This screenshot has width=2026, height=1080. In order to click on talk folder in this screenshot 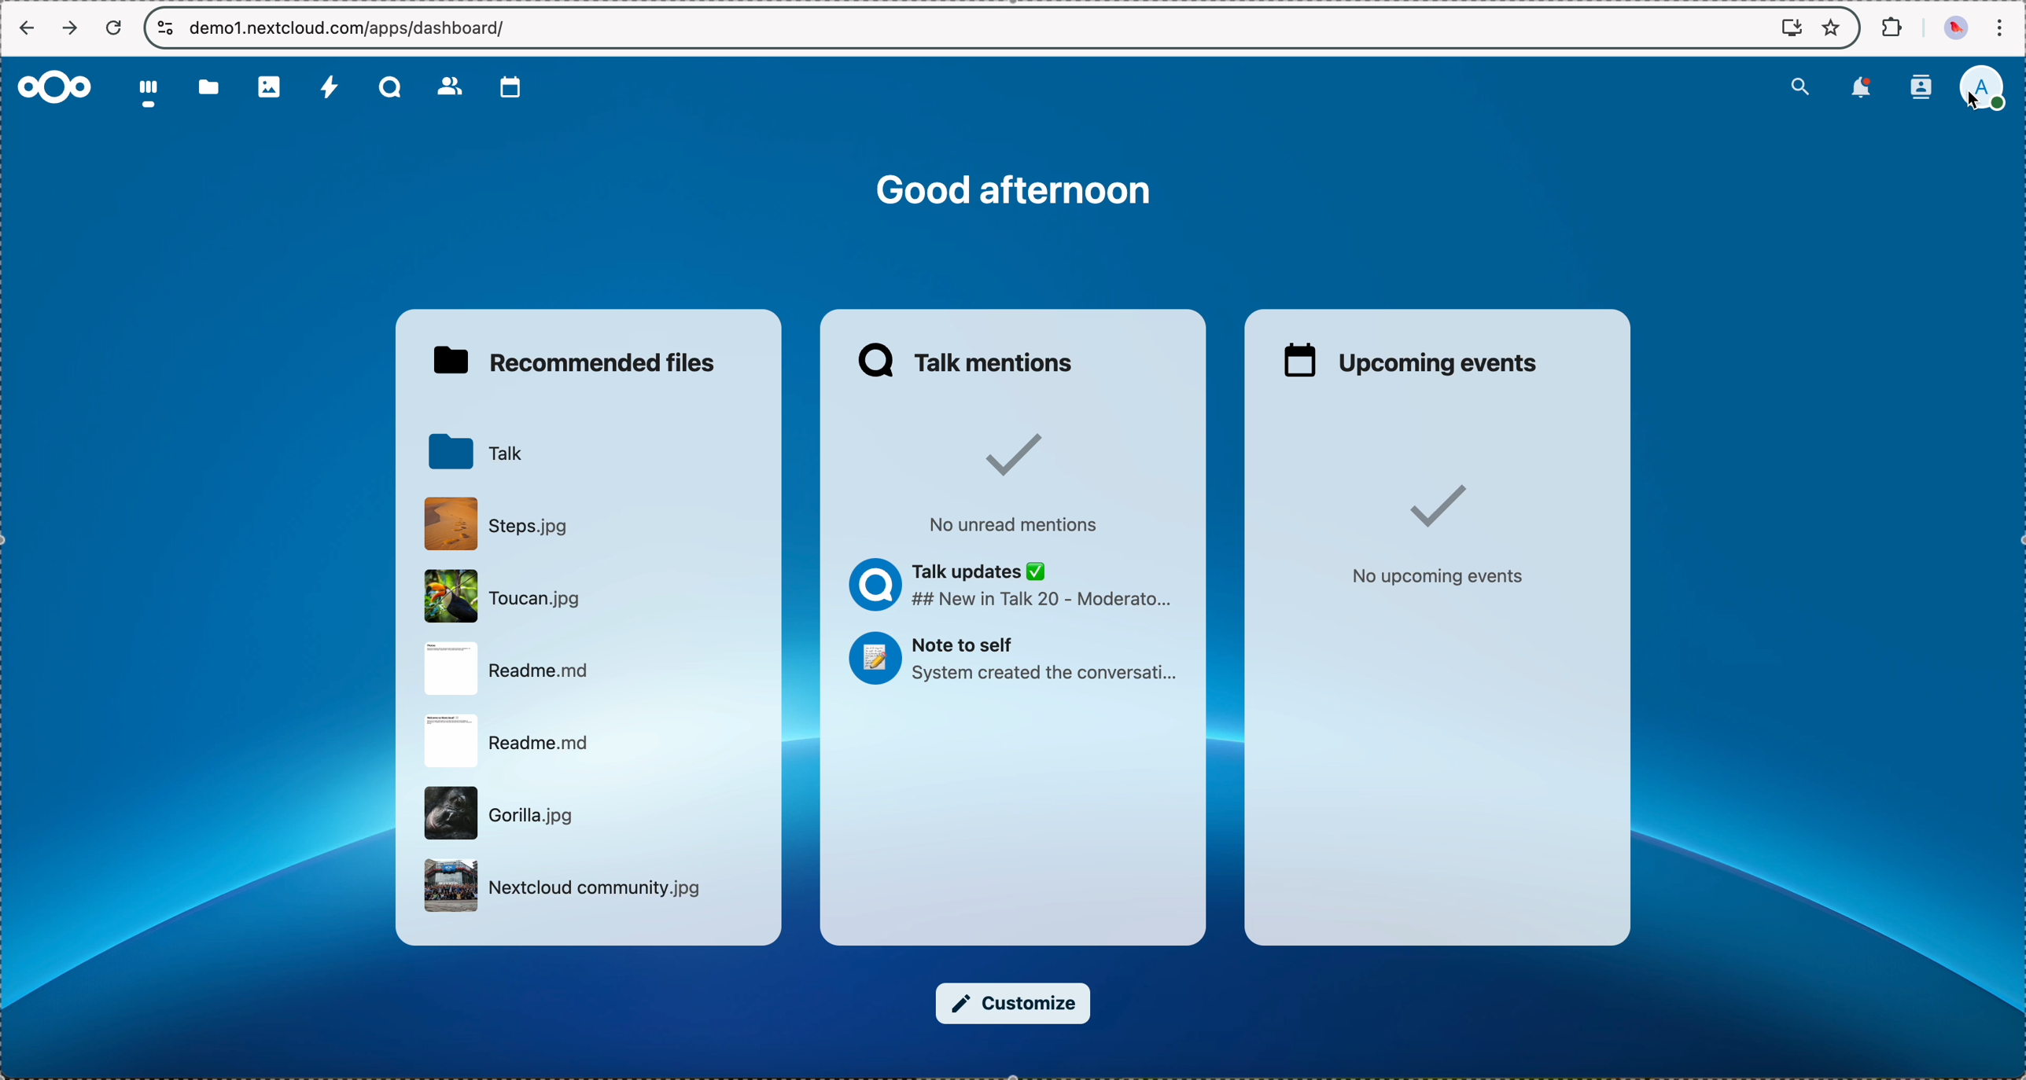, I will do `click(475, 452)`.